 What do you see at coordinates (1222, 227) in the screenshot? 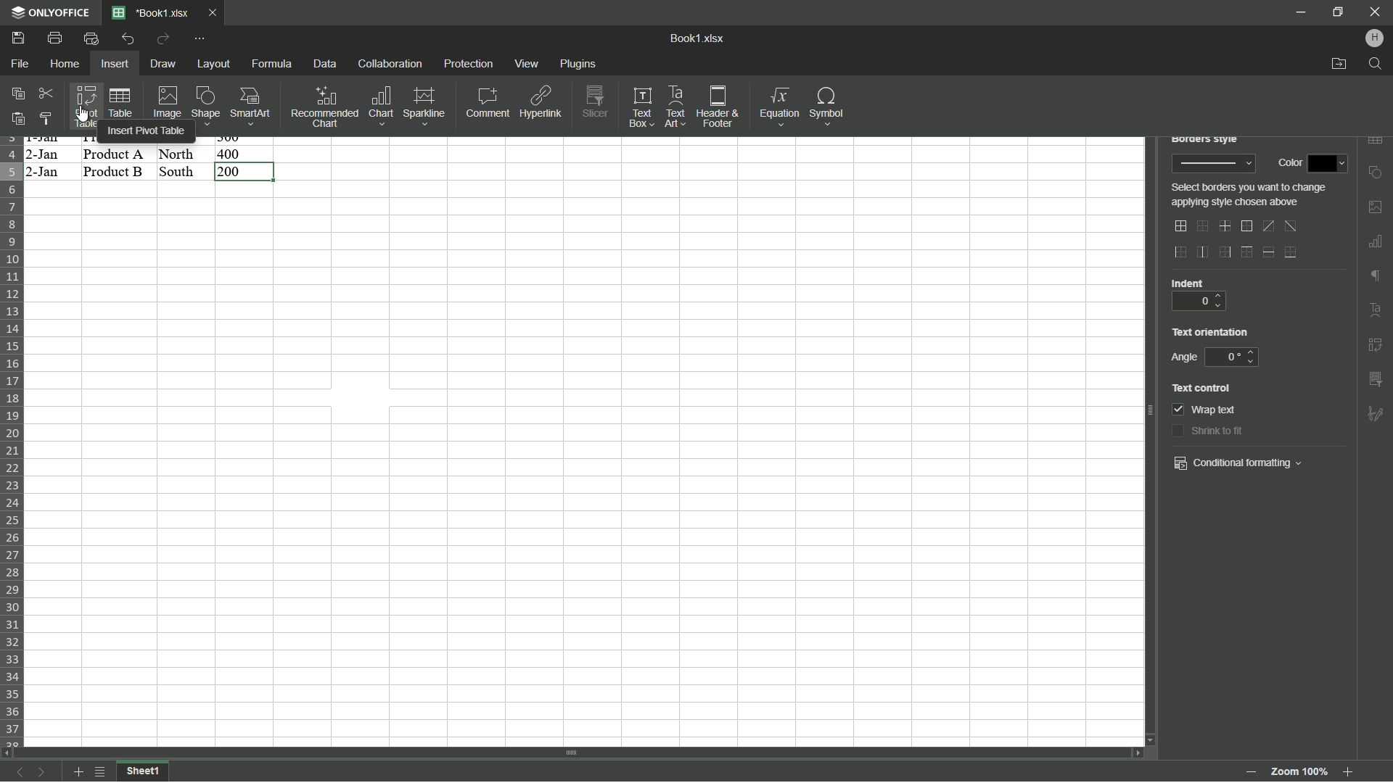
I see `inner lines only` at bounding box center [1222, 227].